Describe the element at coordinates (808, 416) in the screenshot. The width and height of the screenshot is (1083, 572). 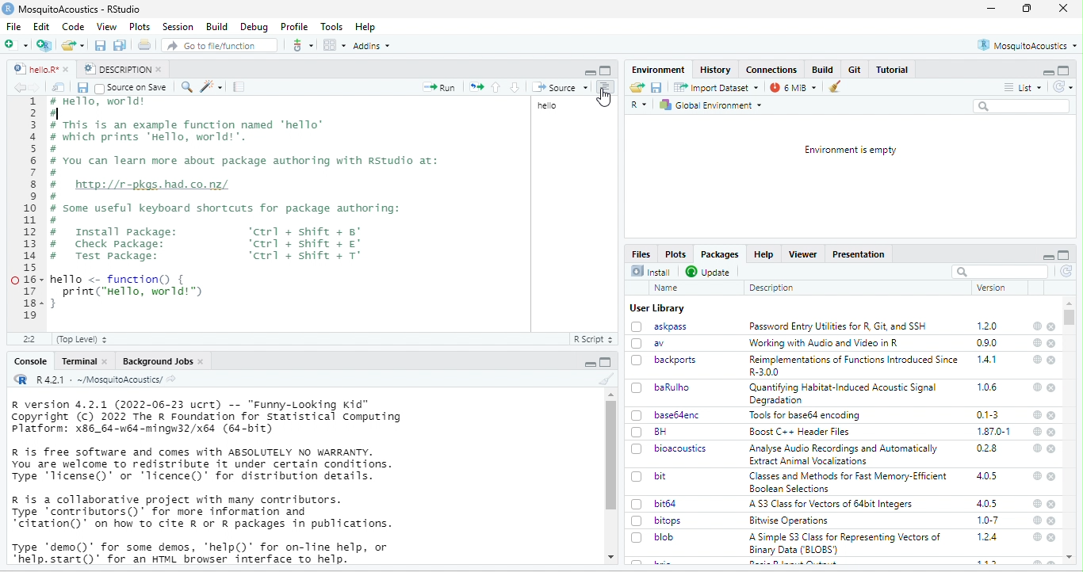
I see `Tools for base64 encoding` at that location.